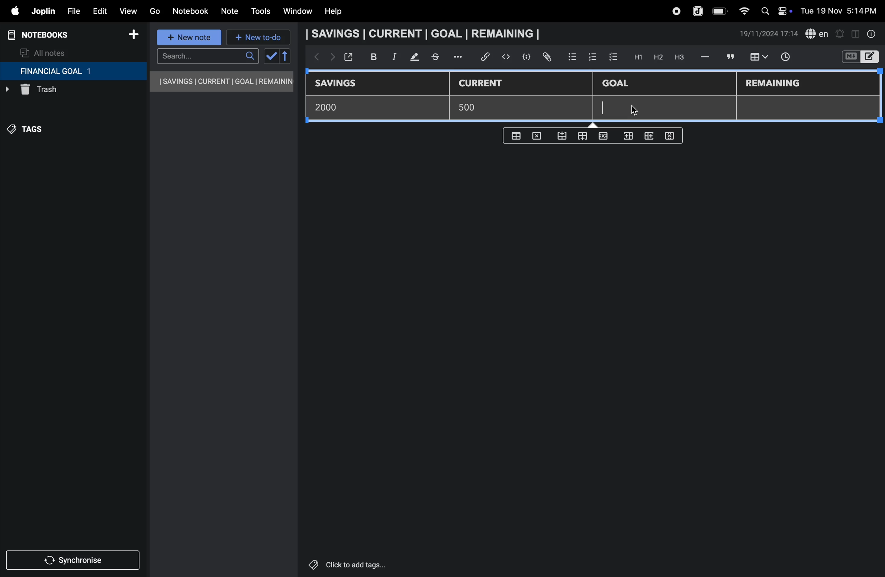 Image resolution: width=885 pixels, height=577 pixels. What do you see at coordinates (775, 10) in the screenshot?
I see `apple widgets` at bounding box center [775, 10].